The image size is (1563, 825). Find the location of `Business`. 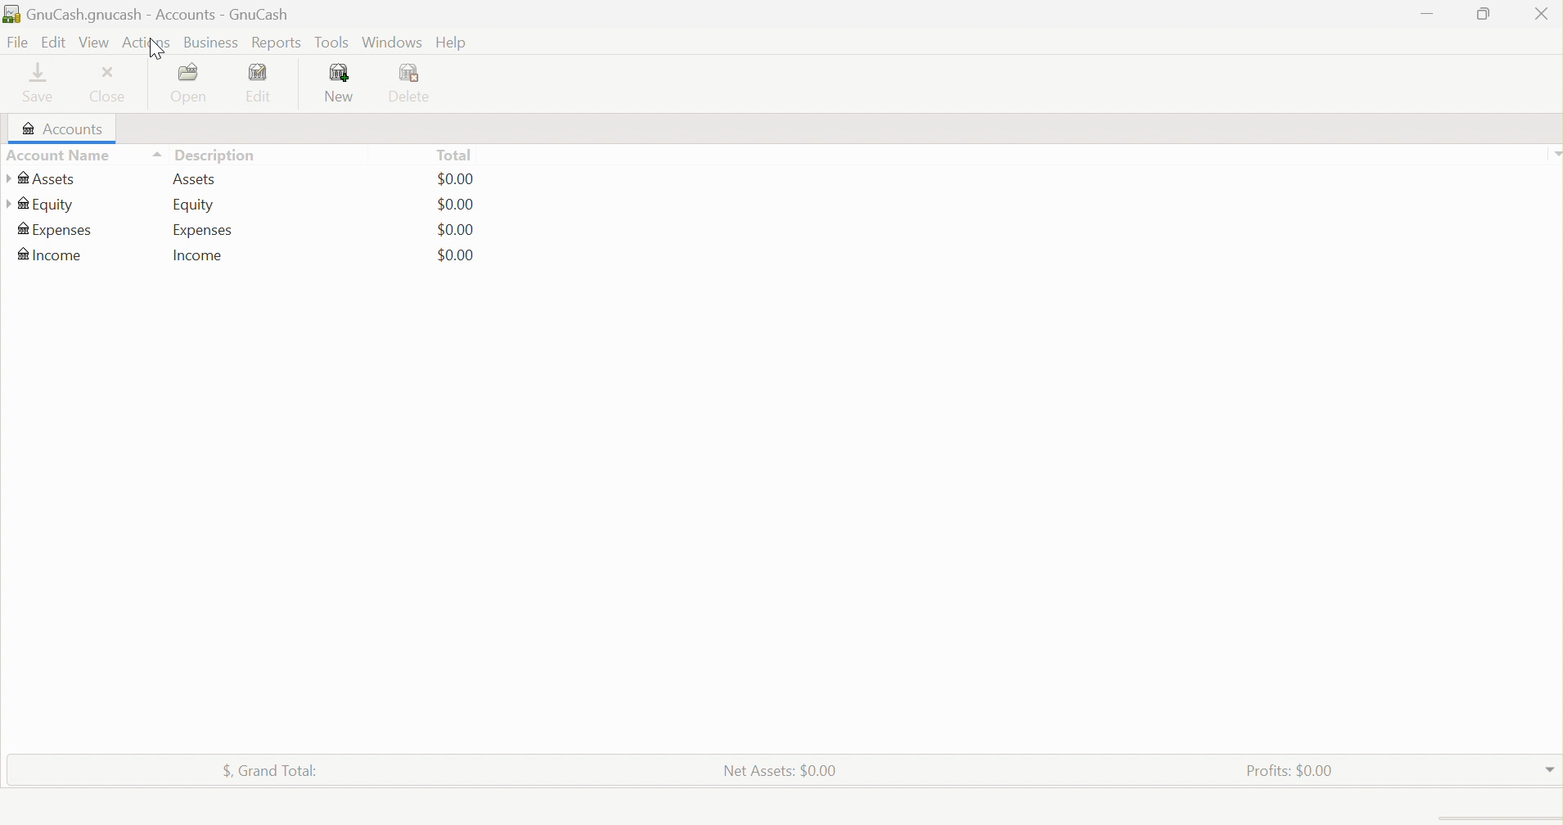

Business is located at coordinates (212, 43).